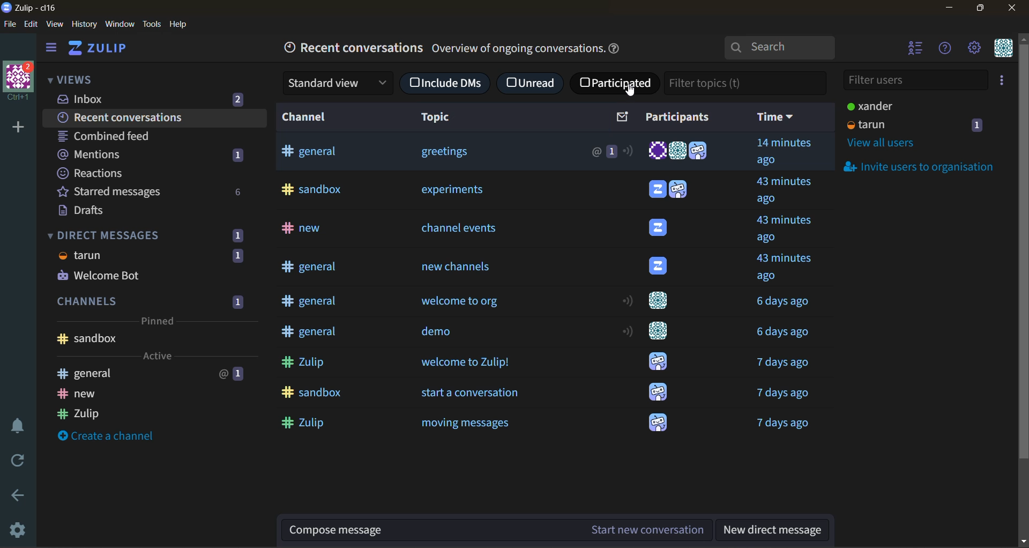 Image resolution: width=1029 pixels, height=548 pixels. Describe the element at coordinates (618, 83) in the screenshot. I see `participated` at that location.